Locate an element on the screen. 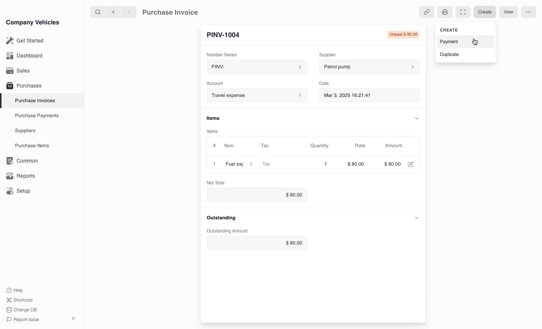 This screenshot has width=542, height=329. $000 is located at coordinates (394, 164).